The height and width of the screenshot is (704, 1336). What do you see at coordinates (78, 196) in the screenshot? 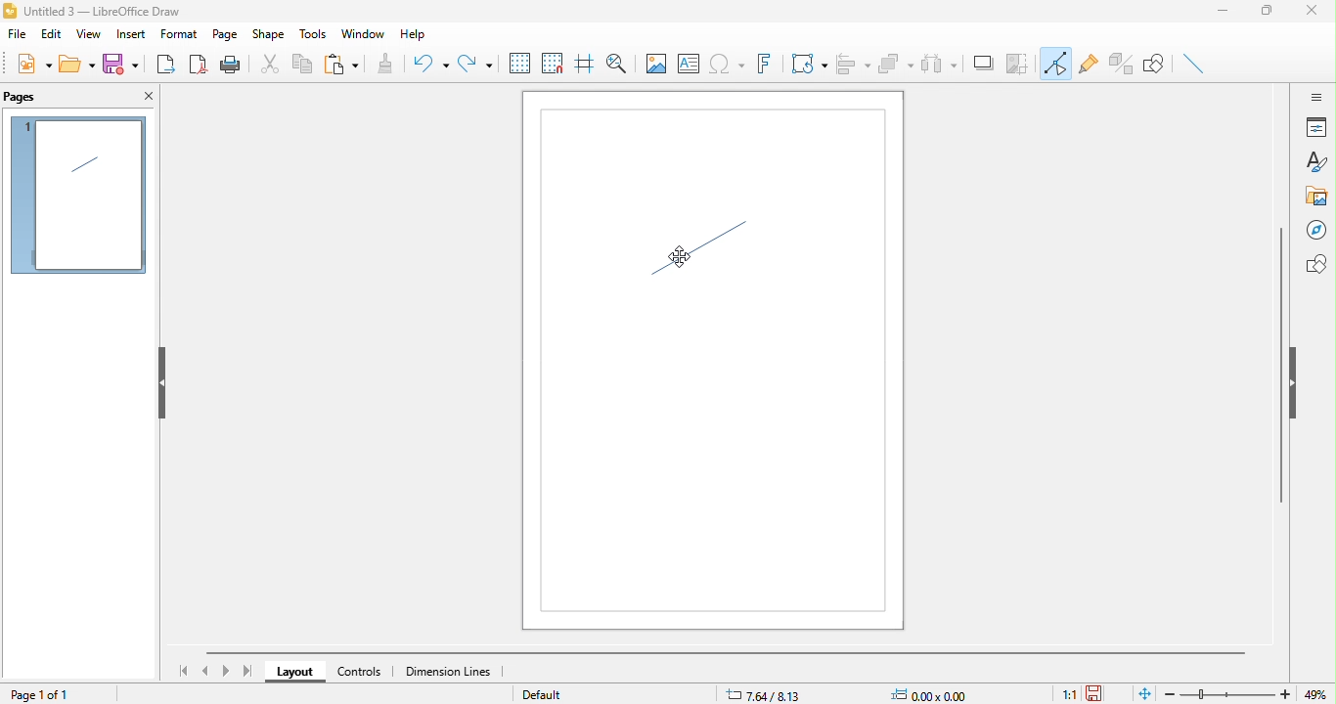
I see `page 1` at bounding box center [78, 196].